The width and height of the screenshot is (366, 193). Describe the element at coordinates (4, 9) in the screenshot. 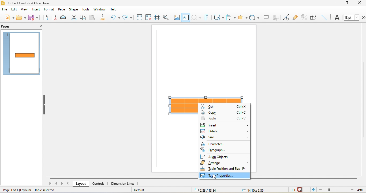

I see `file` at that location.